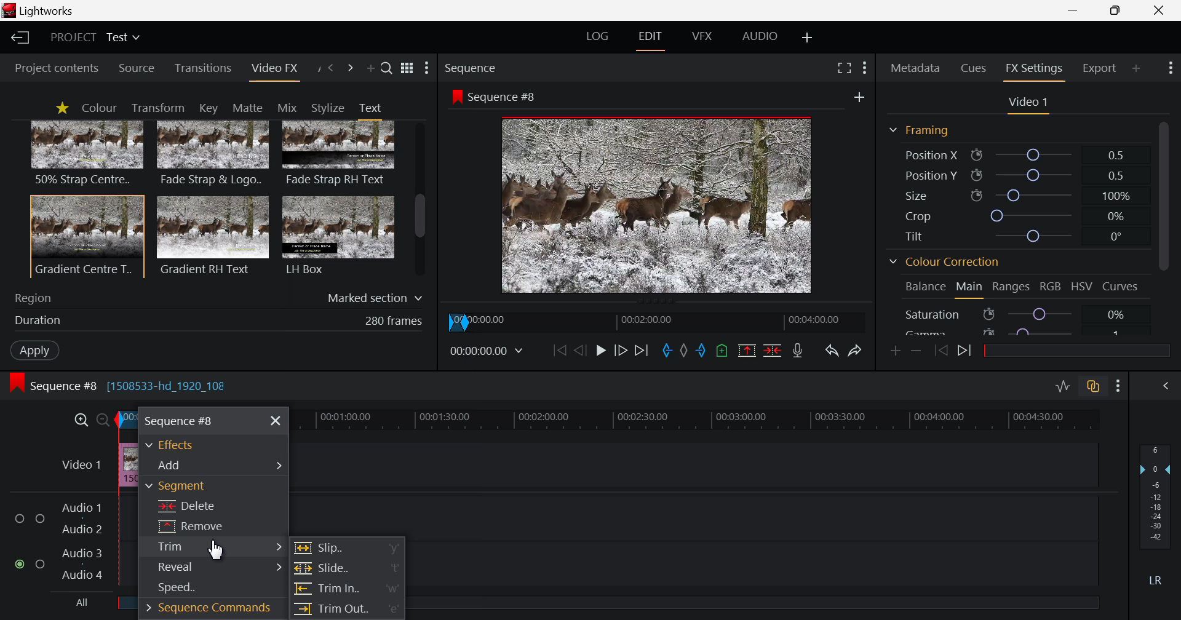 Image resolution: width=1181 pixels, height=620 pixels. What do you see at coordinates (701, 352) in the screenshot?
I see `Mark Out` at bounding box center [701, 352].